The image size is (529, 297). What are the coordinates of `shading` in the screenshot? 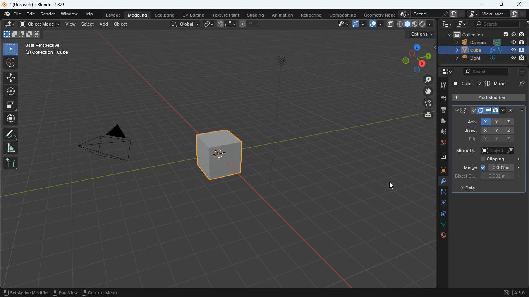 It's located at (256, 15).